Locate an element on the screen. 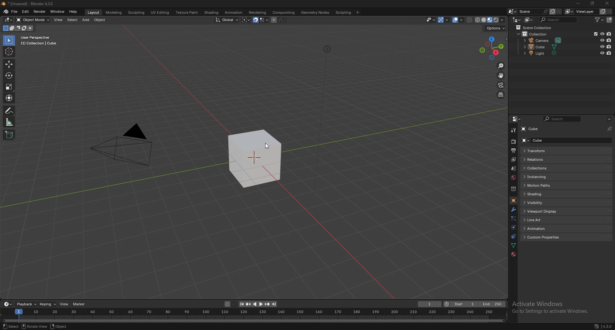 Image resolution: width=615 pixels, height=330 pixels. browse scene is located at coordinates (512, 11).